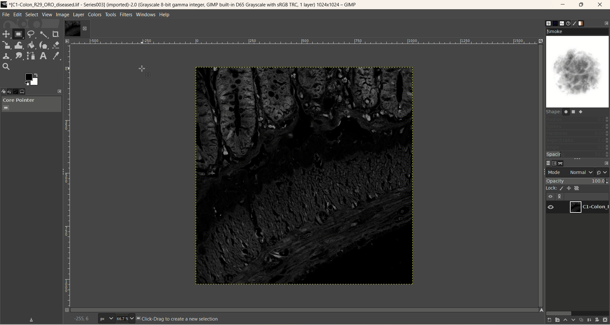  Describe the element at coordinates (566, 320) in the screenshot. I see `raise this layer one step` at that location.